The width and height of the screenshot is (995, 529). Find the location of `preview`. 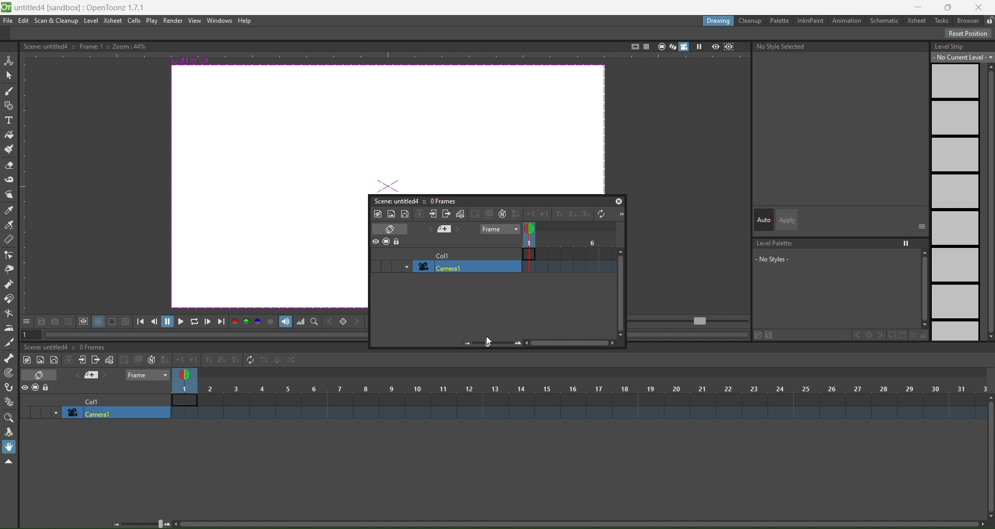

preview is located at coordinates (715, 46).